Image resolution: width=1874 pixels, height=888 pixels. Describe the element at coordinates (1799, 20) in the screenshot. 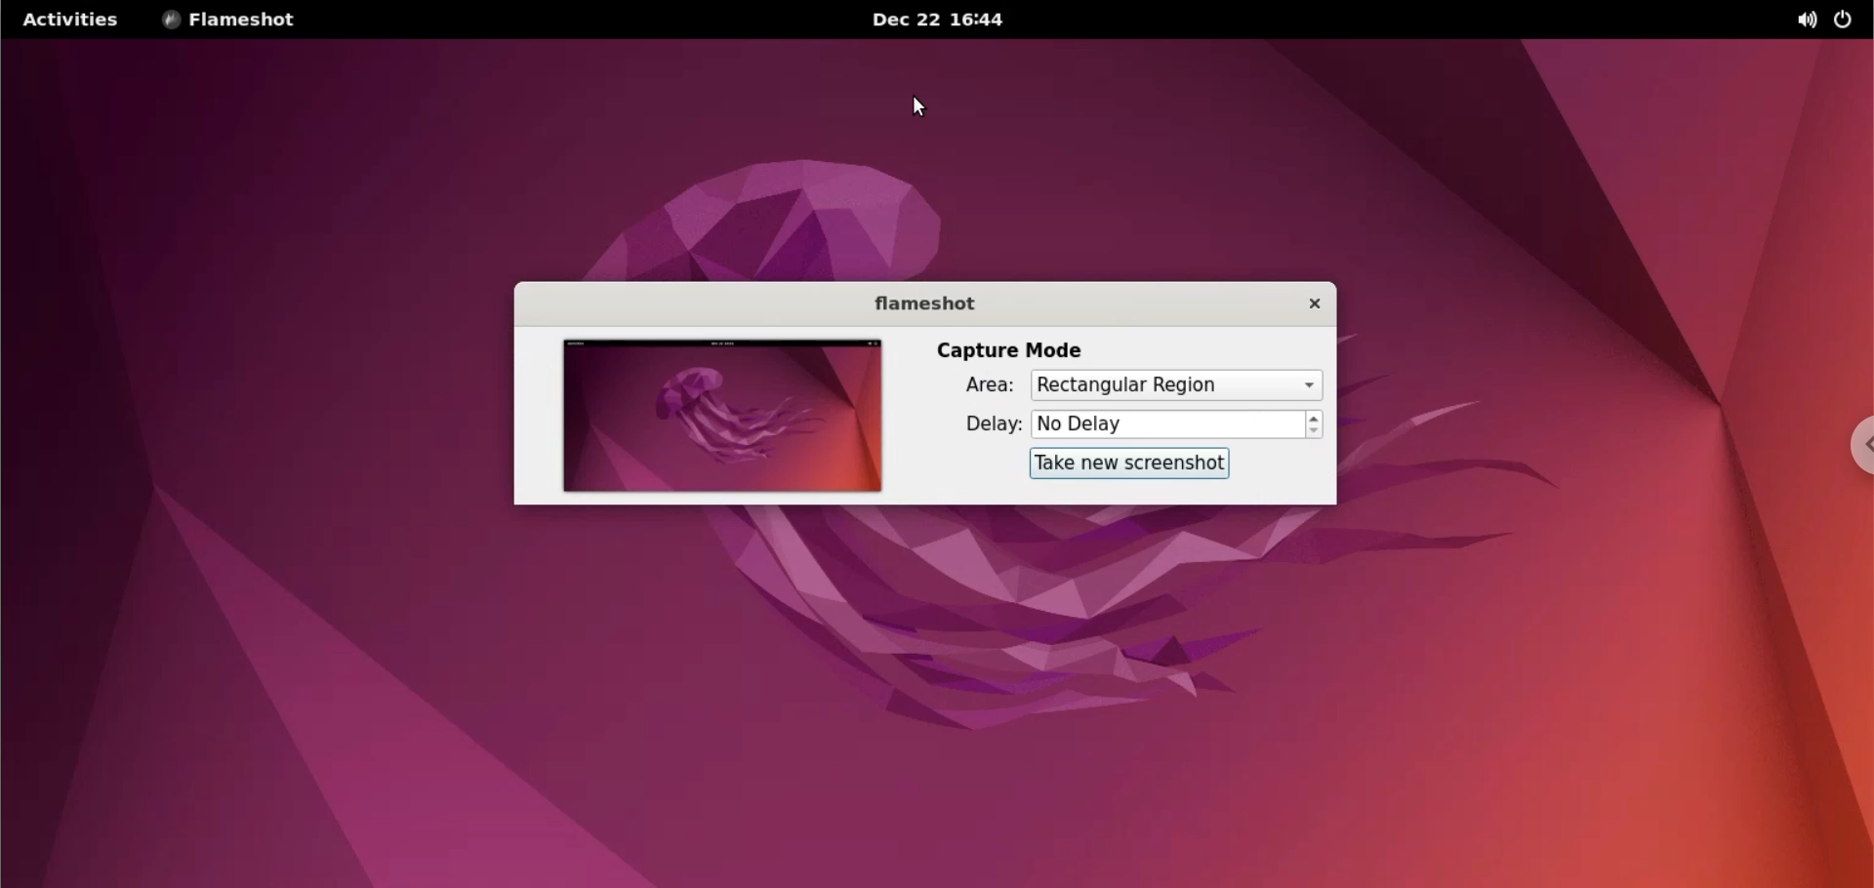

I see `sound options` at that location.